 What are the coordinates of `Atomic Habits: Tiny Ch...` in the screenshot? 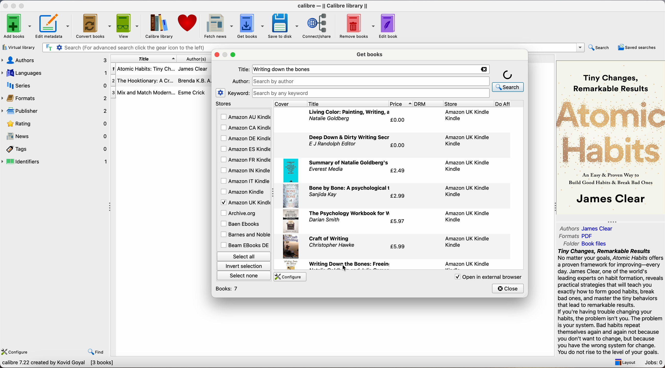 It's located at (143, 69).